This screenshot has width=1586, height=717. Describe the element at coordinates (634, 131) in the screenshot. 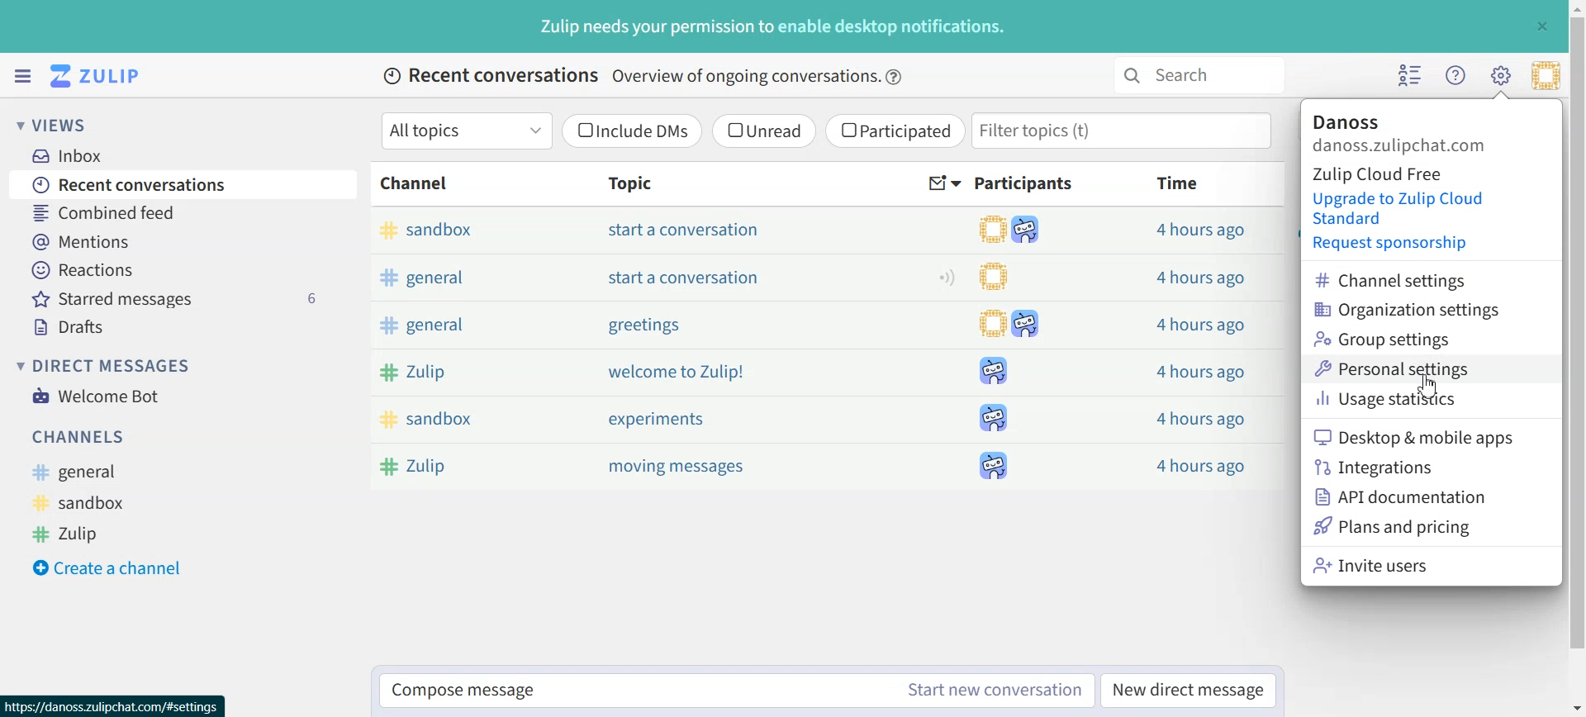

I see `Include DMs` at that location.